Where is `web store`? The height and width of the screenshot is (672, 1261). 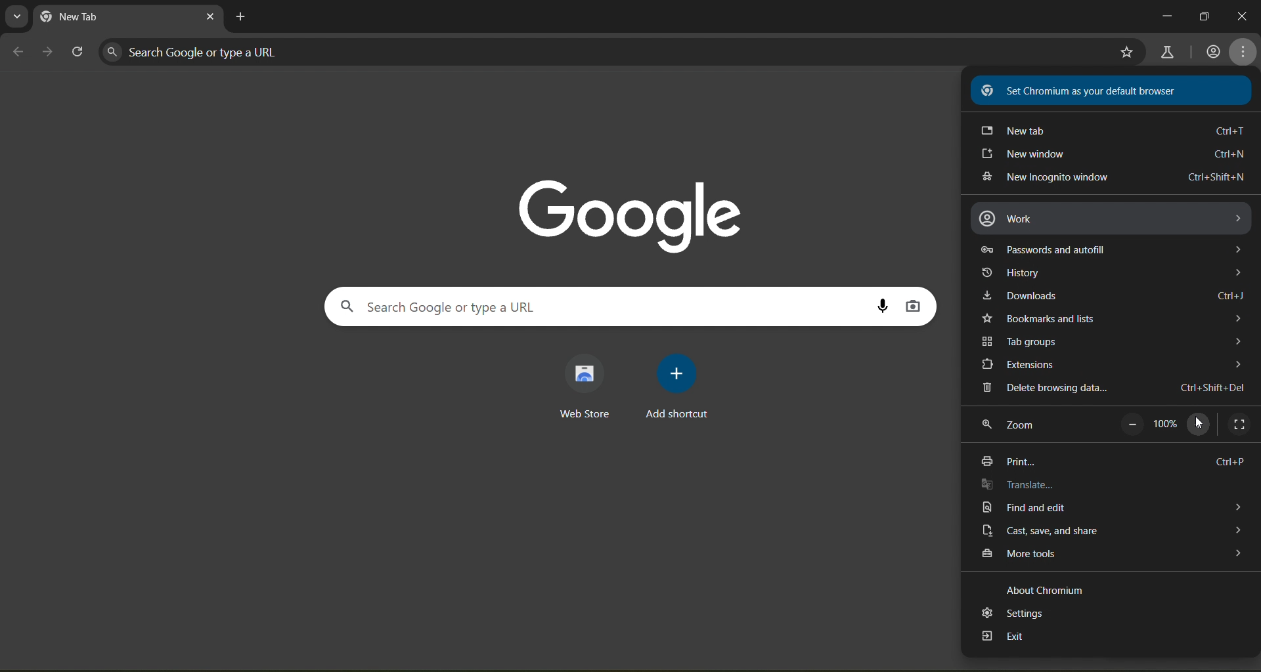
web store is located at coordinates (589, 387).